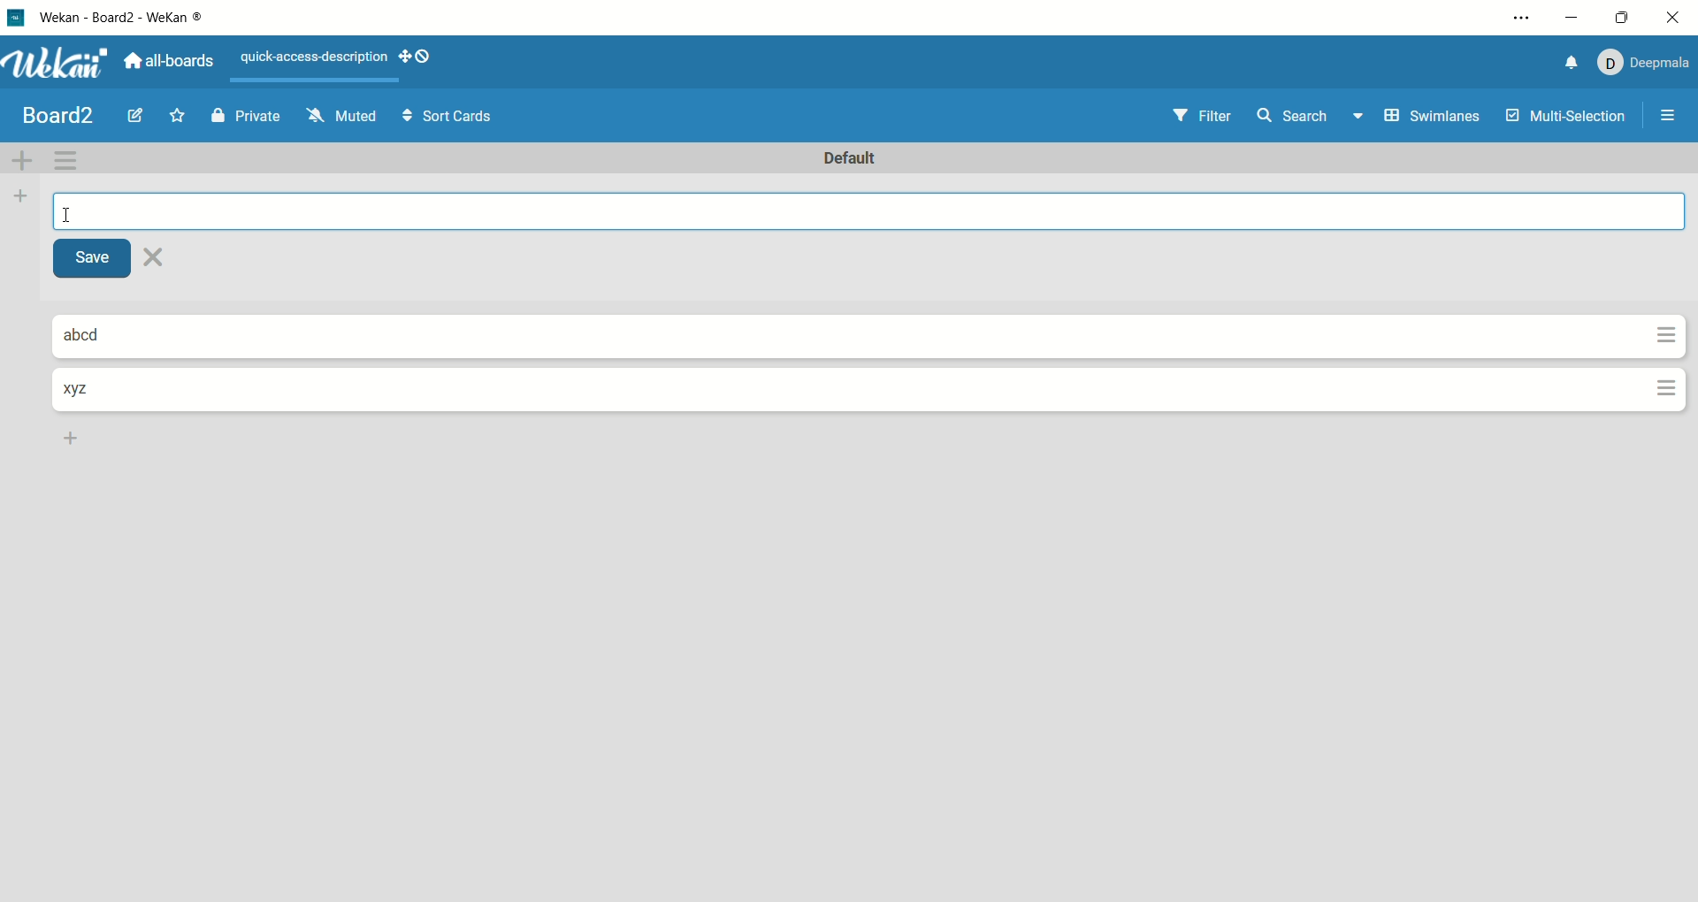  I want to click on favorite, so click(181, 115).